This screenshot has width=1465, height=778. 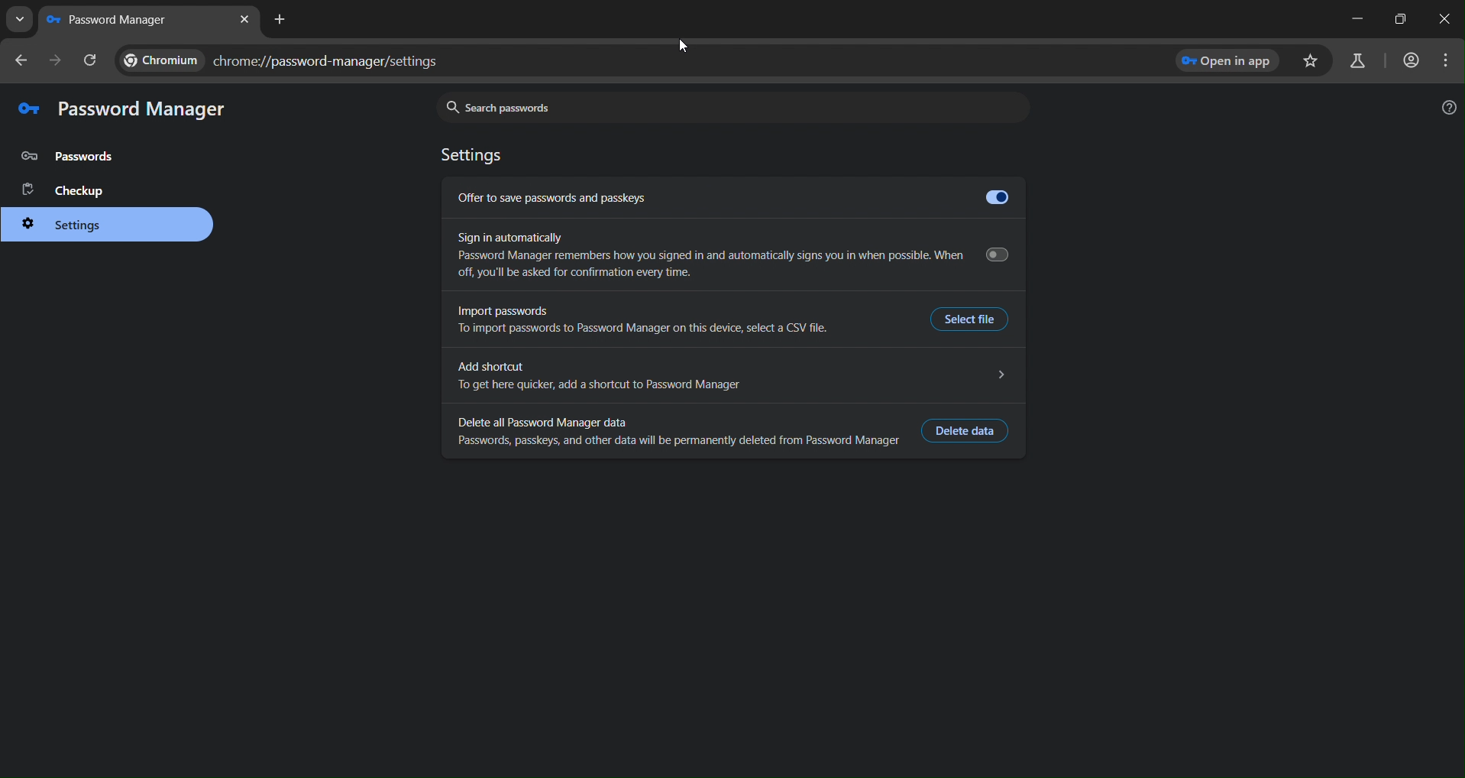 I want to click on cursor, so click(x=683, y=46).